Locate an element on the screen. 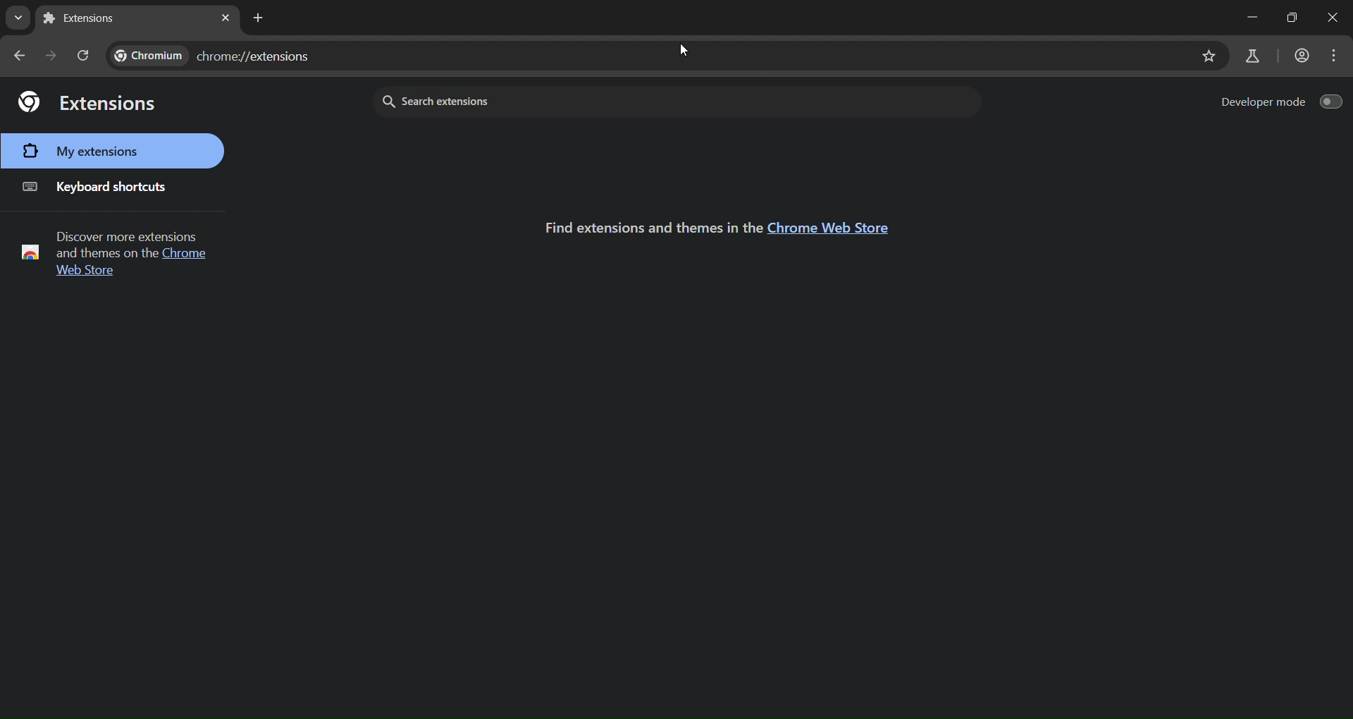 This screenshot has height=719, width=1353. account is located at coordinates (1302, 53).